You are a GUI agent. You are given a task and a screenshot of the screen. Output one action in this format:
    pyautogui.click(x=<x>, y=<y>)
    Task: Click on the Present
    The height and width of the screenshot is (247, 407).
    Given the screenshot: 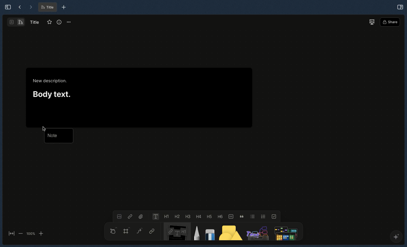 What is the action you would take?
    pyautogui.click(x=372, y=22)
    